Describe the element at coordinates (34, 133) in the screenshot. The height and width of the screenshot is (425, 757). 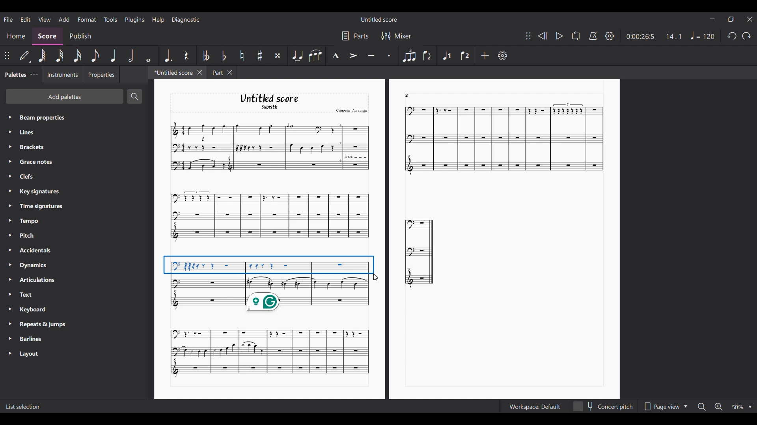
I see `» Lines` at that location.